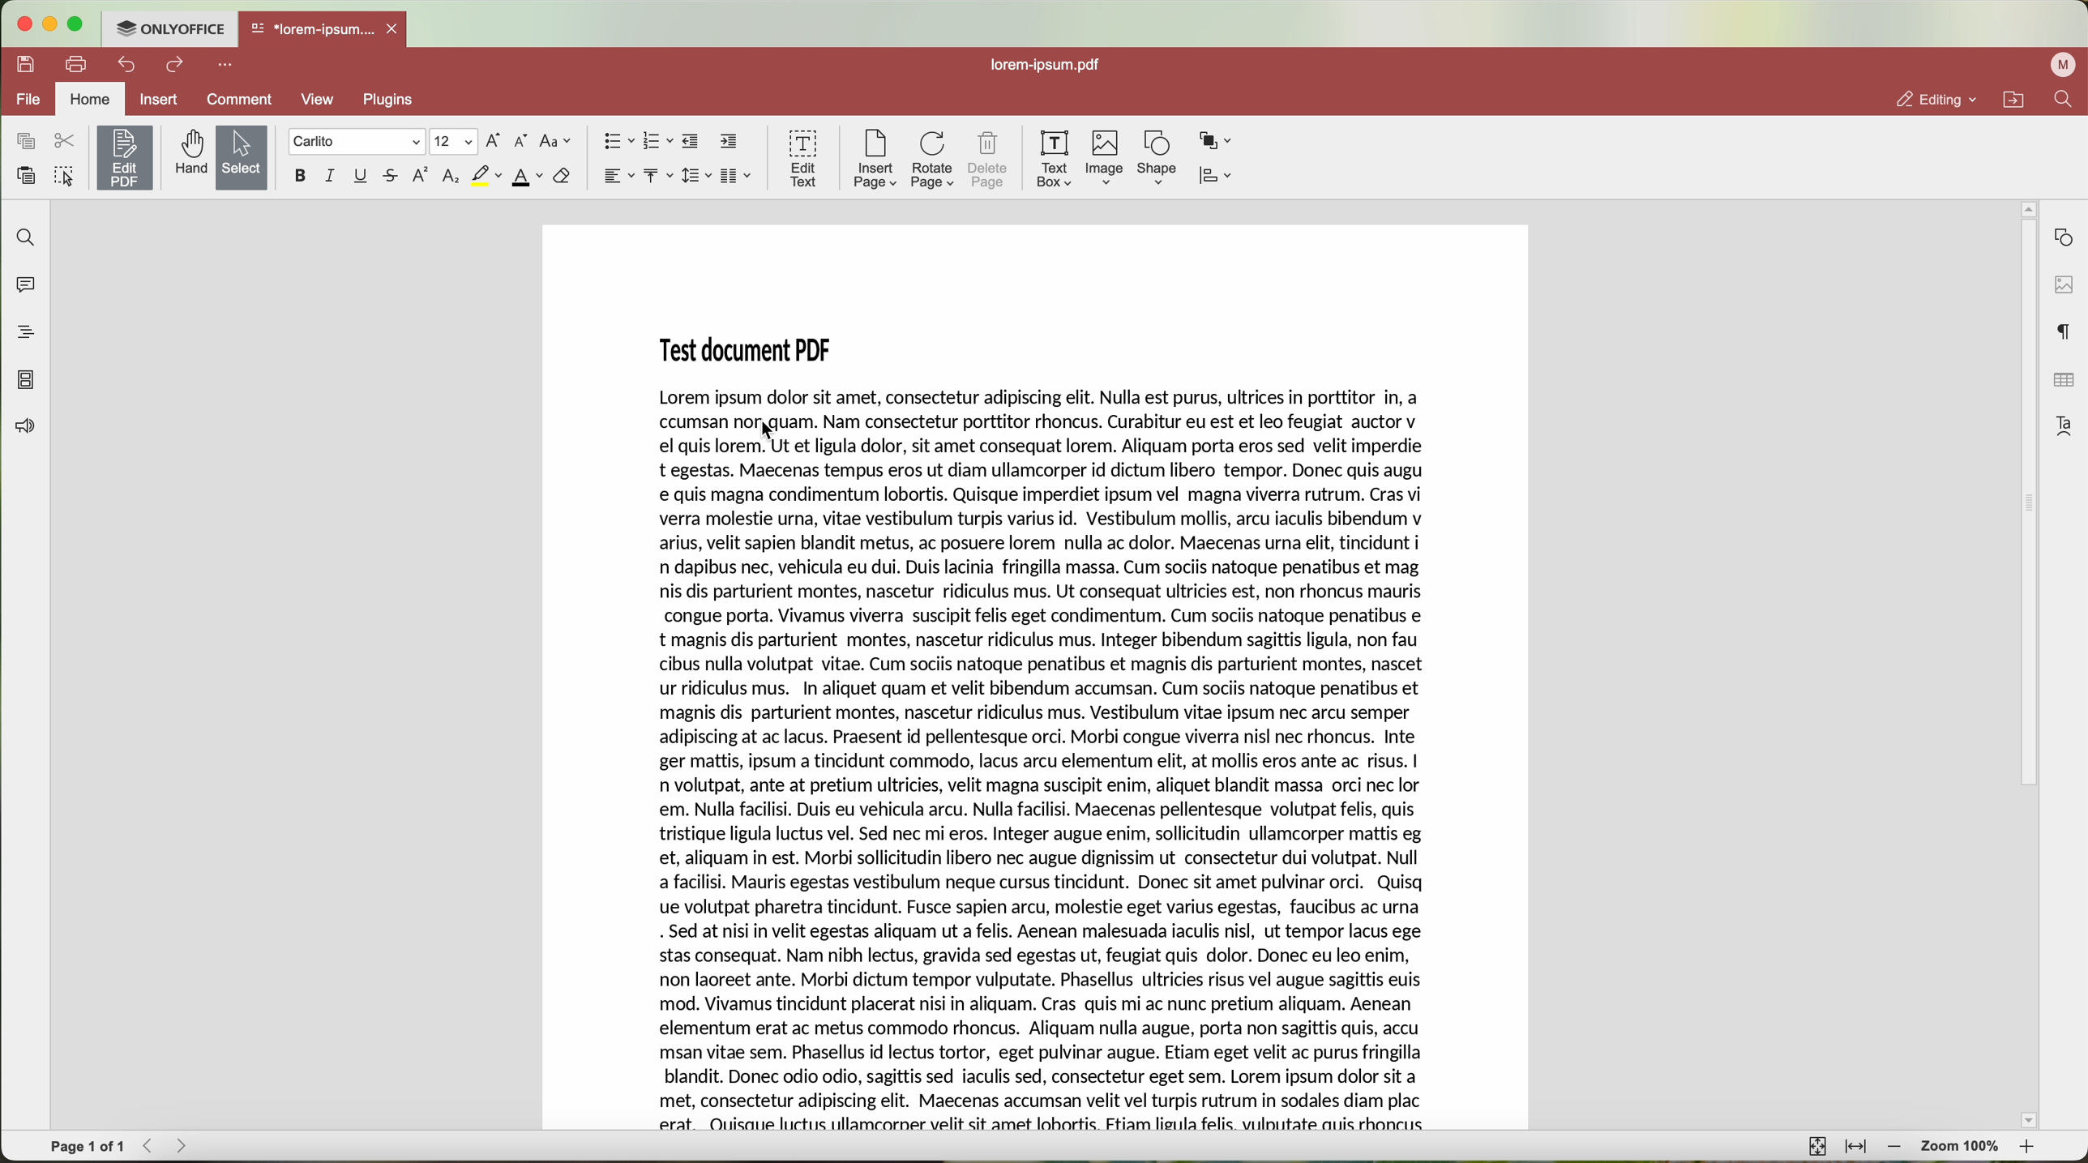 The height and width of the screenshot is (1163, 2088). Describe the element at coordinates (66, 175) in the screenshot. I see `select all` at that location.